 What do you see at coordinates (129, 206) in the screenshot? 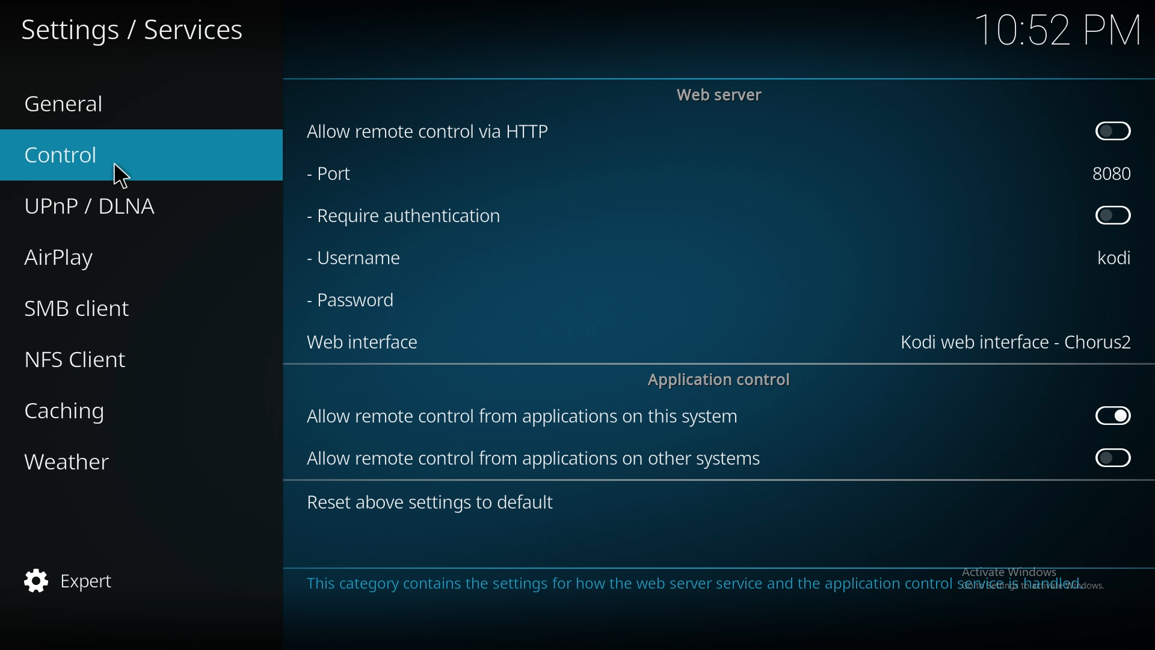
I see `upnp/dlna` at bounding box center [129, 206].